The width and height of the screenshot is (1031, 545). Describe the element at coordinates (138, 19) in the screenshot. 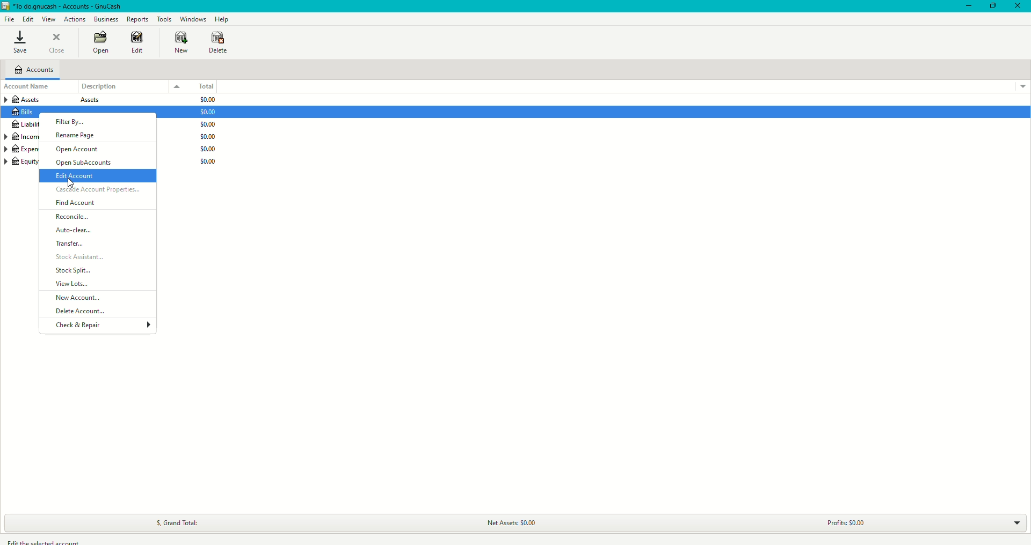

I see `Reports` at that location.